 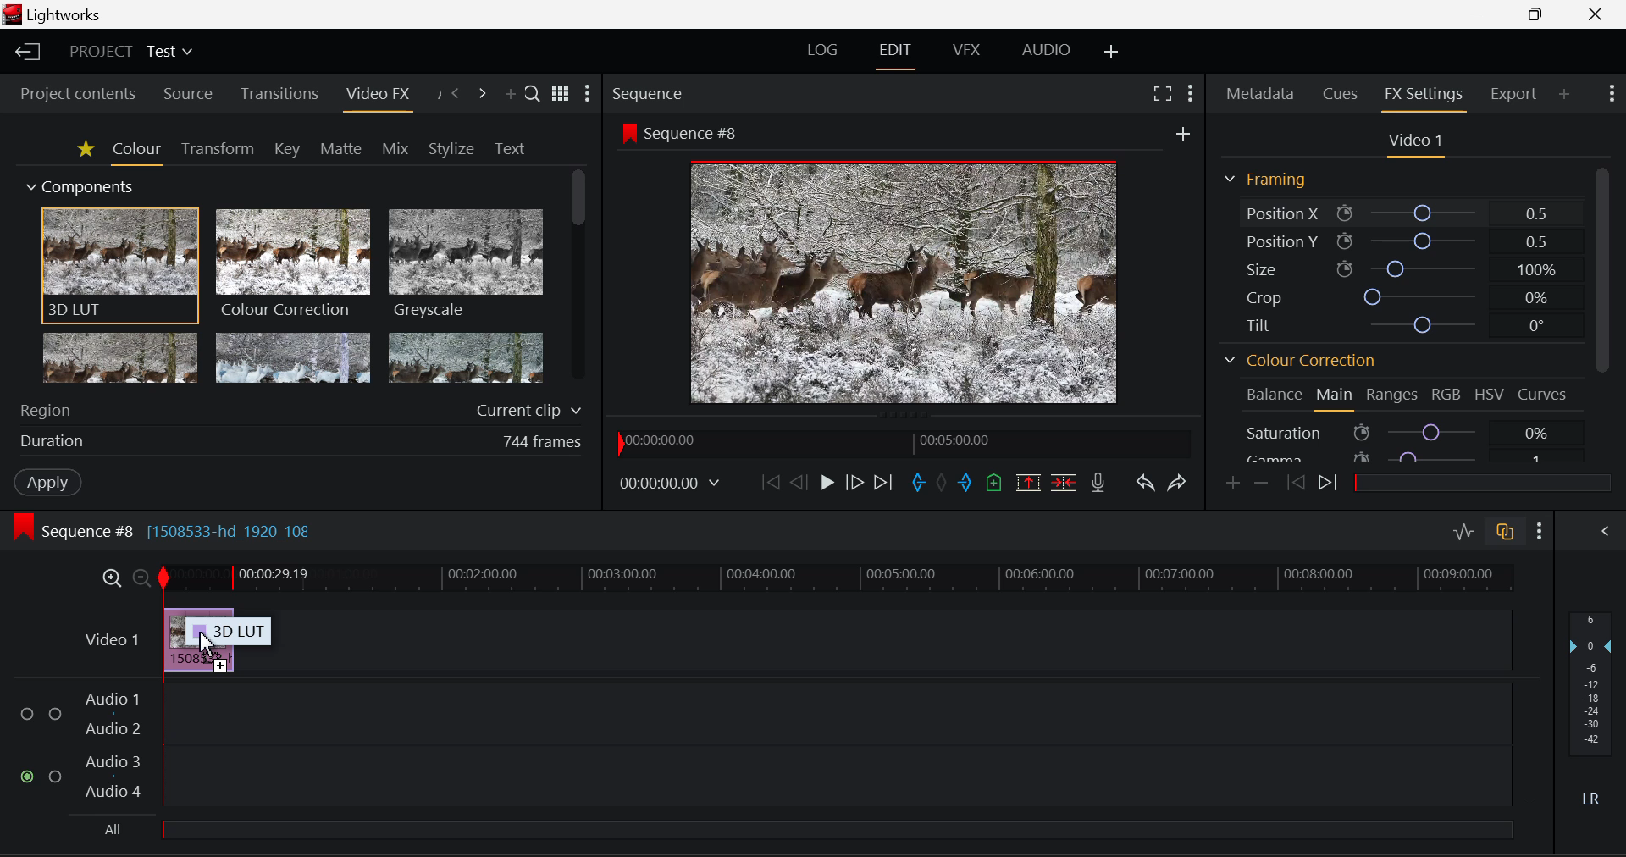 I want to click on Balance, so click(x=1271, y=396).